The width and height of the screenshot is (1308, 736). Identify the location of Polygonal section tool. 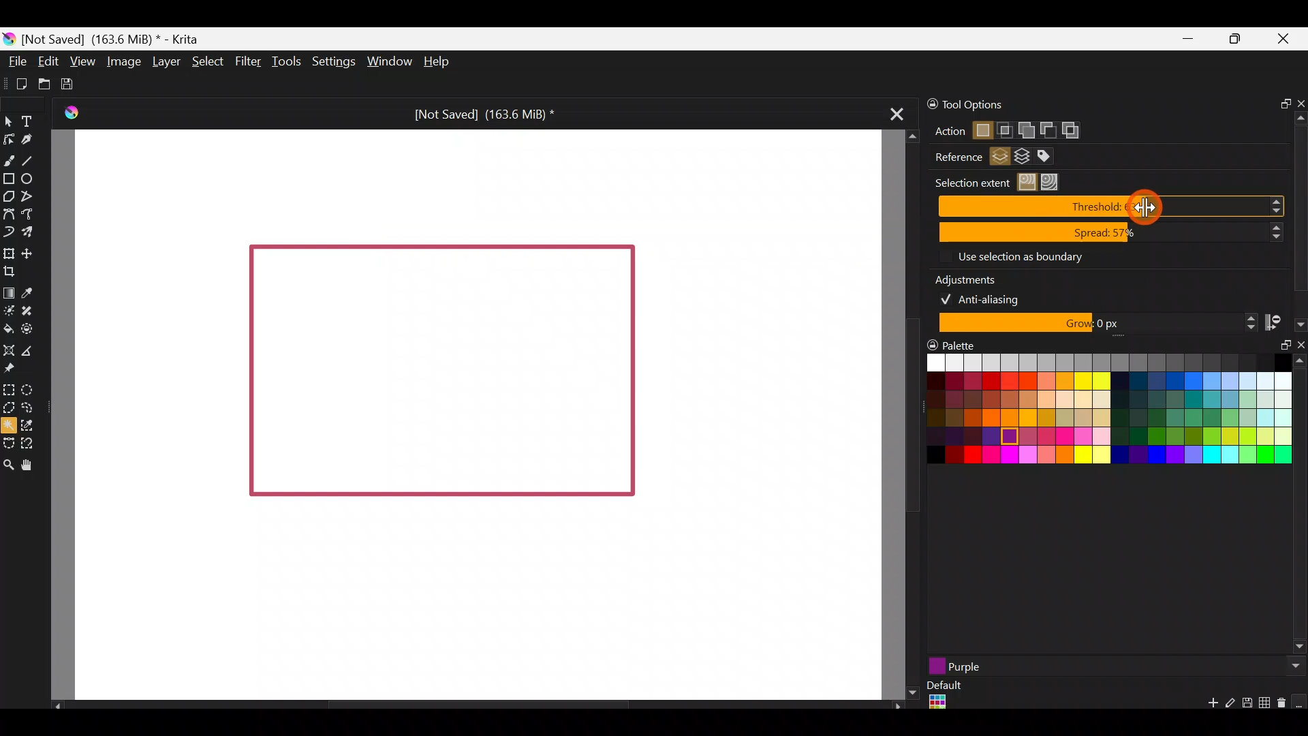
(9, 408).